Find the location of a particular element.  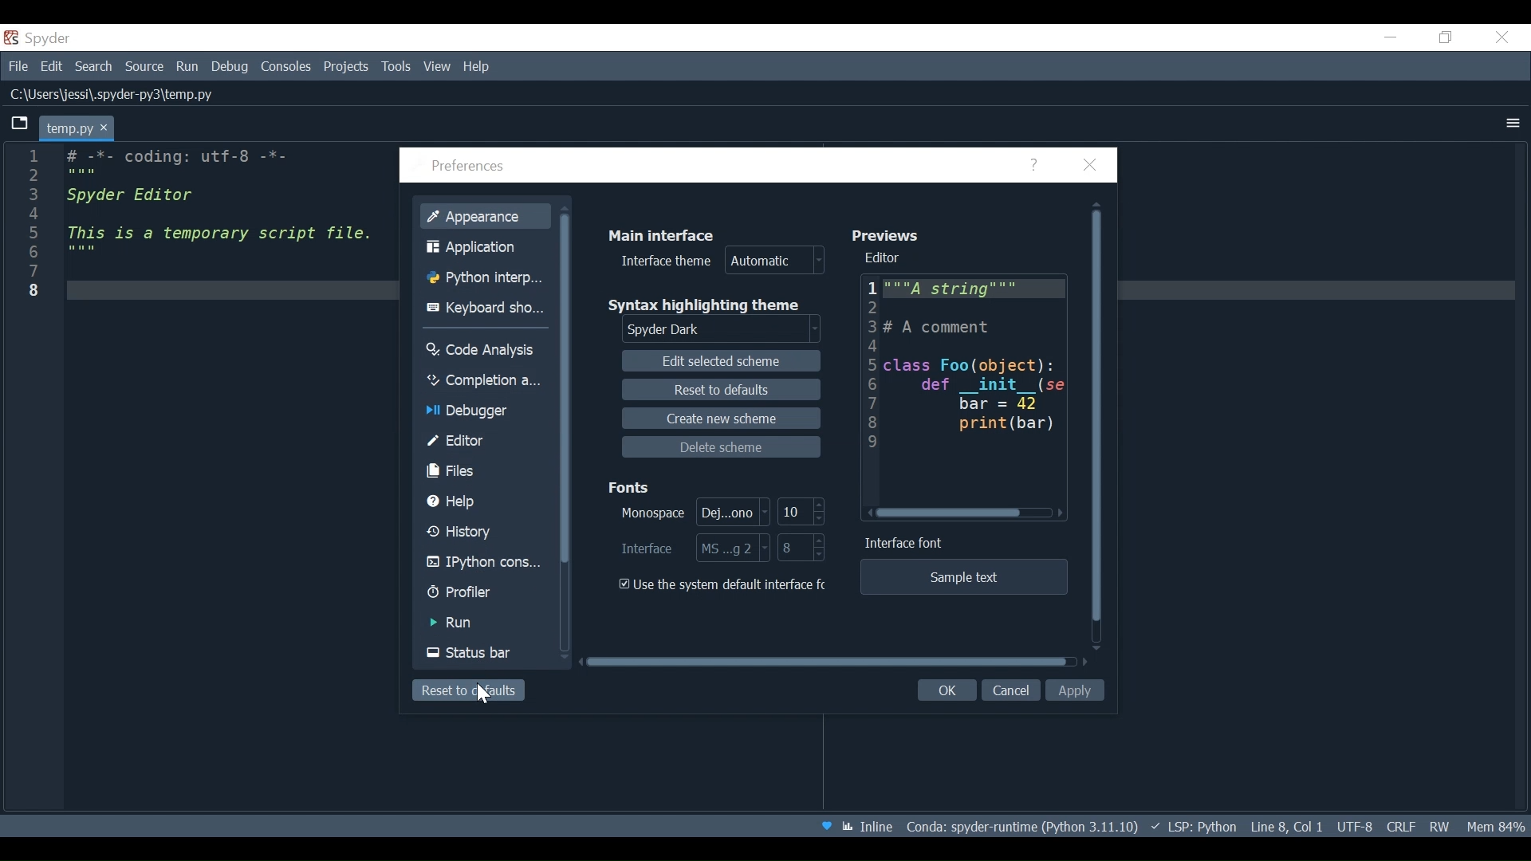

Spyder Desktop Icon is located at coordinates (41, 38).